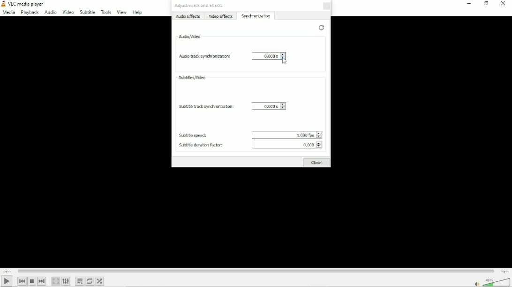 The image size is (512, 287). I want to click on adjust Subtitle speed, so click(319, 135).